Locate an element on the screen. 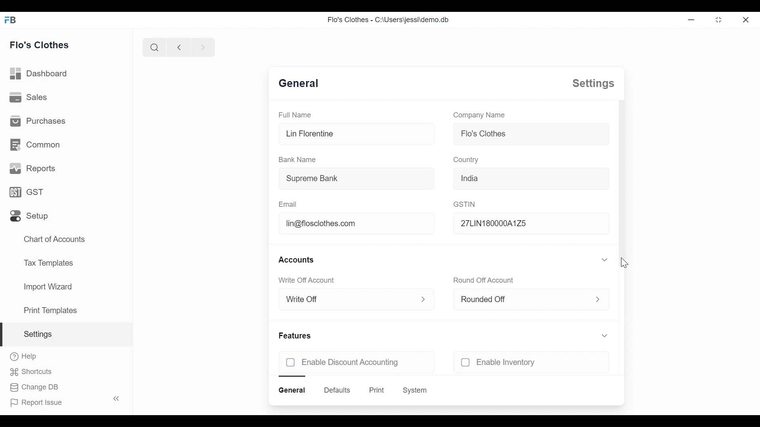 This screenshot has width=760, height=427. Round Off Account is located at coordinates (484, 280).